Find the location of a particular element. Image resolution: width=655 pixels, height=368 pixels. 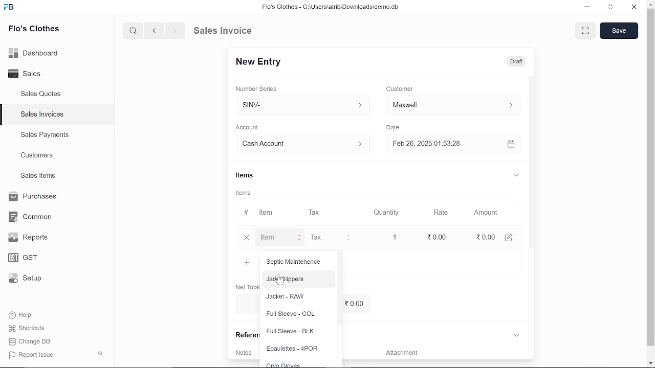

GST is located at coordinates (32, 258).